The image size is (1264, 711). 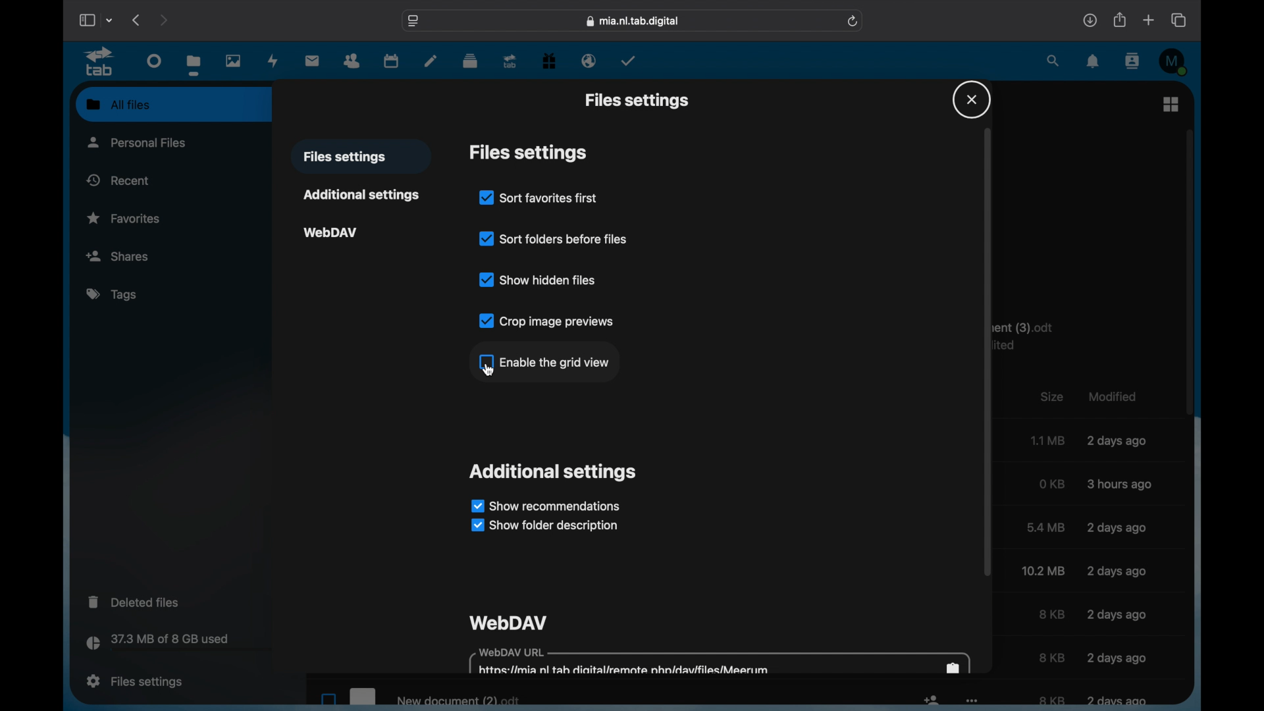 I want to click on photos, so click(x=234, y=62).